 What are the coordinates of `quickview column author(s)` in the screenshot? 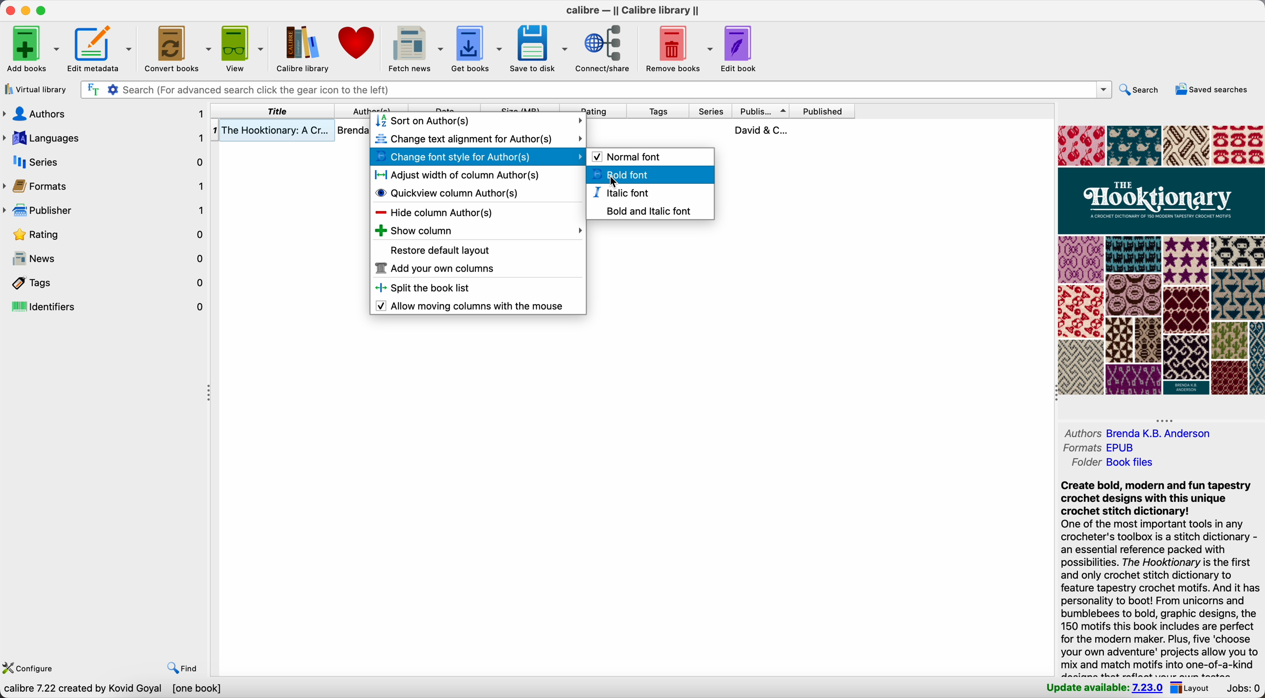 It's located at (450, 192).